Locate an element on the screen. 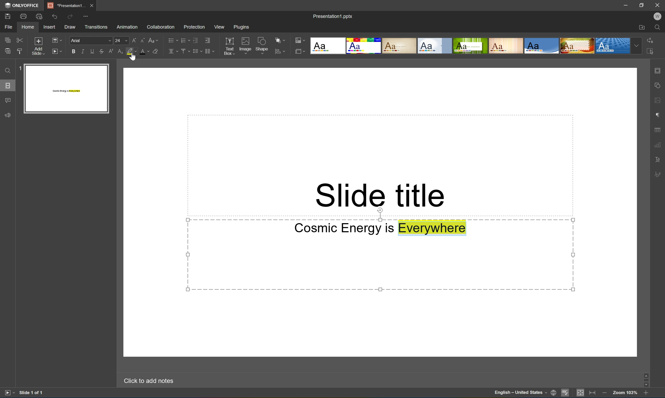  Customize Quick Access Toolbar is located at coordinates (85, 16).